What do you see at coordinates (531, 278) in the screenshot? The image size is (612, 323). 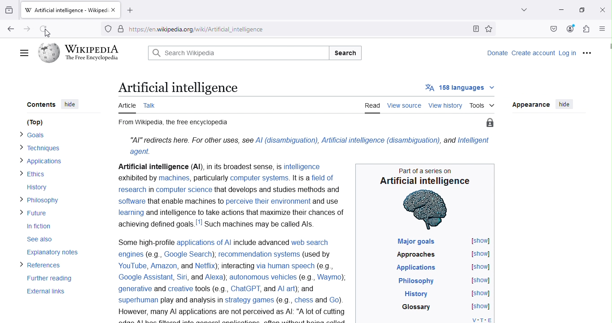 I see `Dark` at bounding box center [531, 278].